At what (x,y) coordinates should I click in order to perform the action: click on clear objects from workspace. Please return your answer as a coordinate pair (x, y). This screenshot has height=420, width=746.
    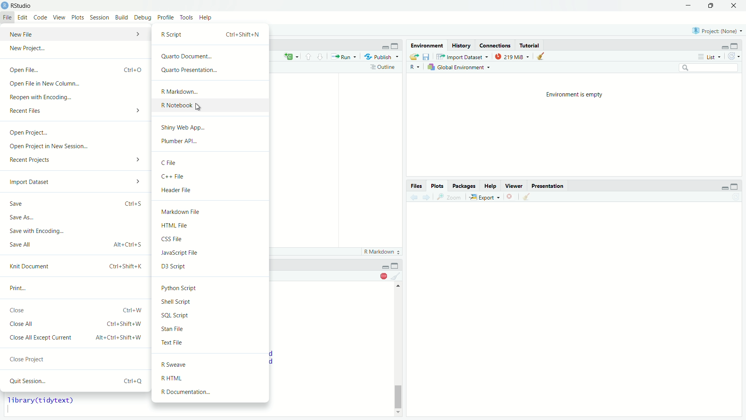
    Looking at the image, I should click on (542, 57).